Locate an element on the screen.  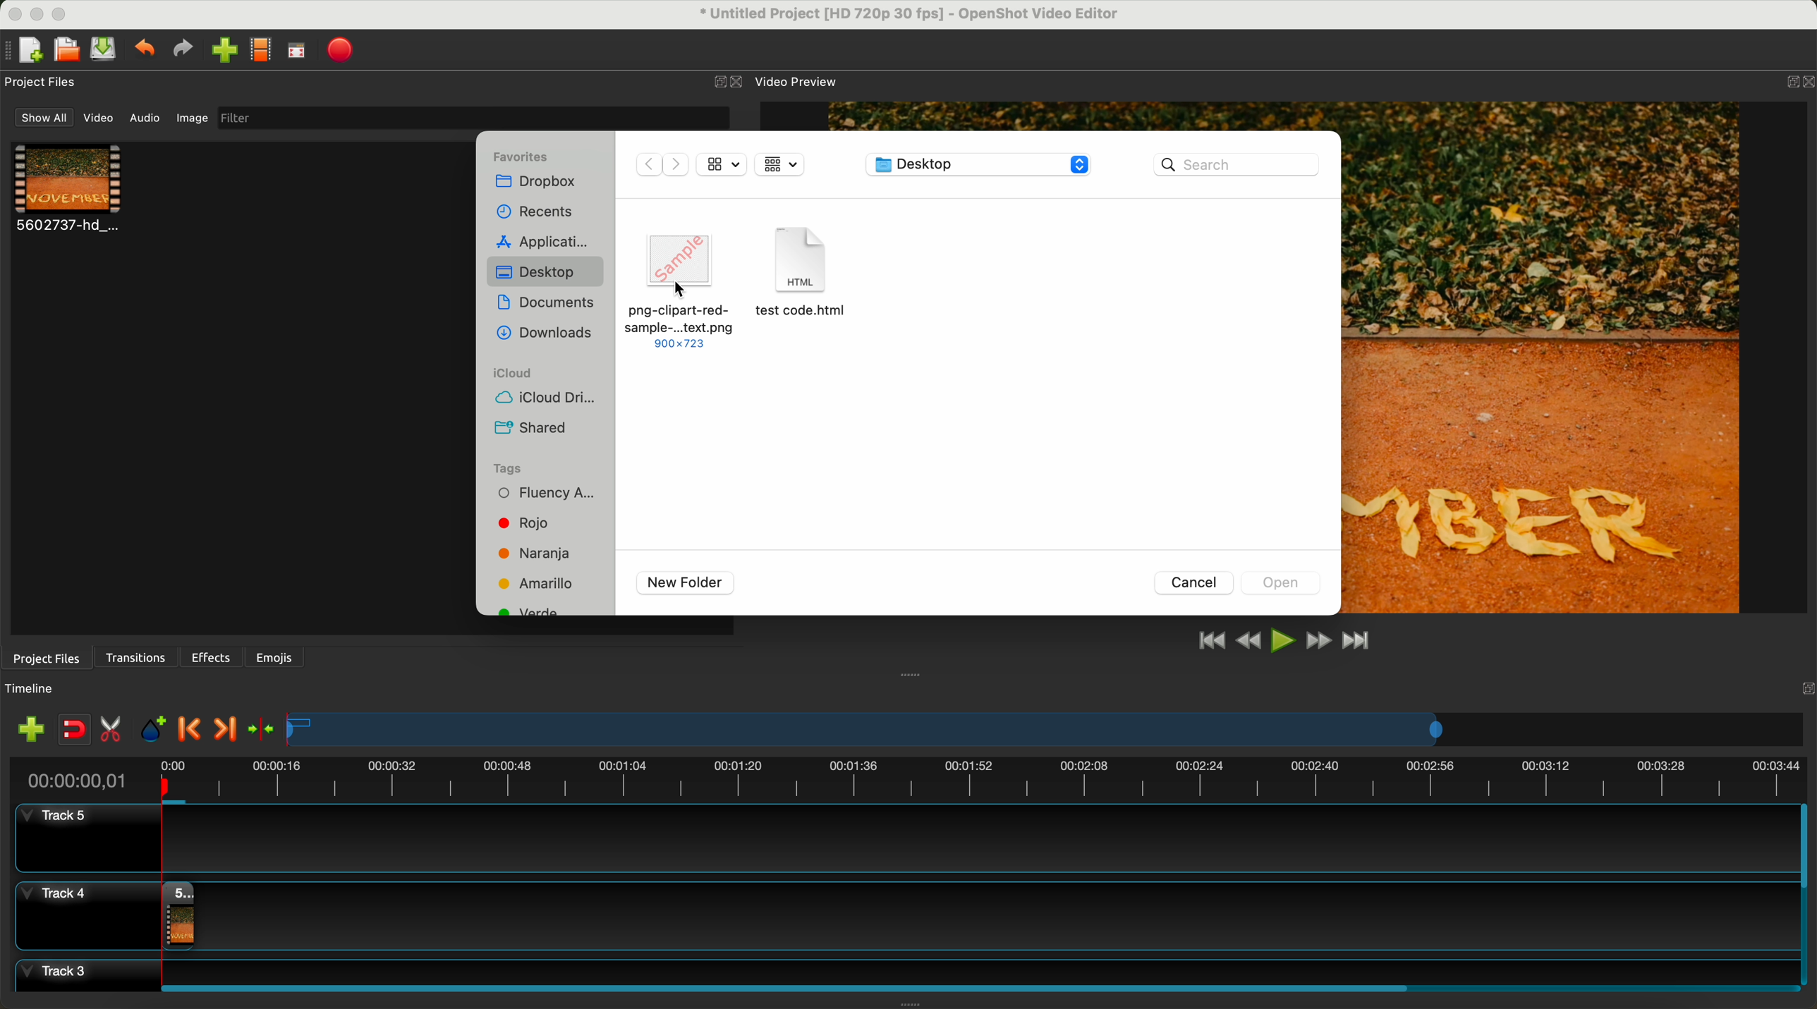
close program is located at coordinates (11, 12).